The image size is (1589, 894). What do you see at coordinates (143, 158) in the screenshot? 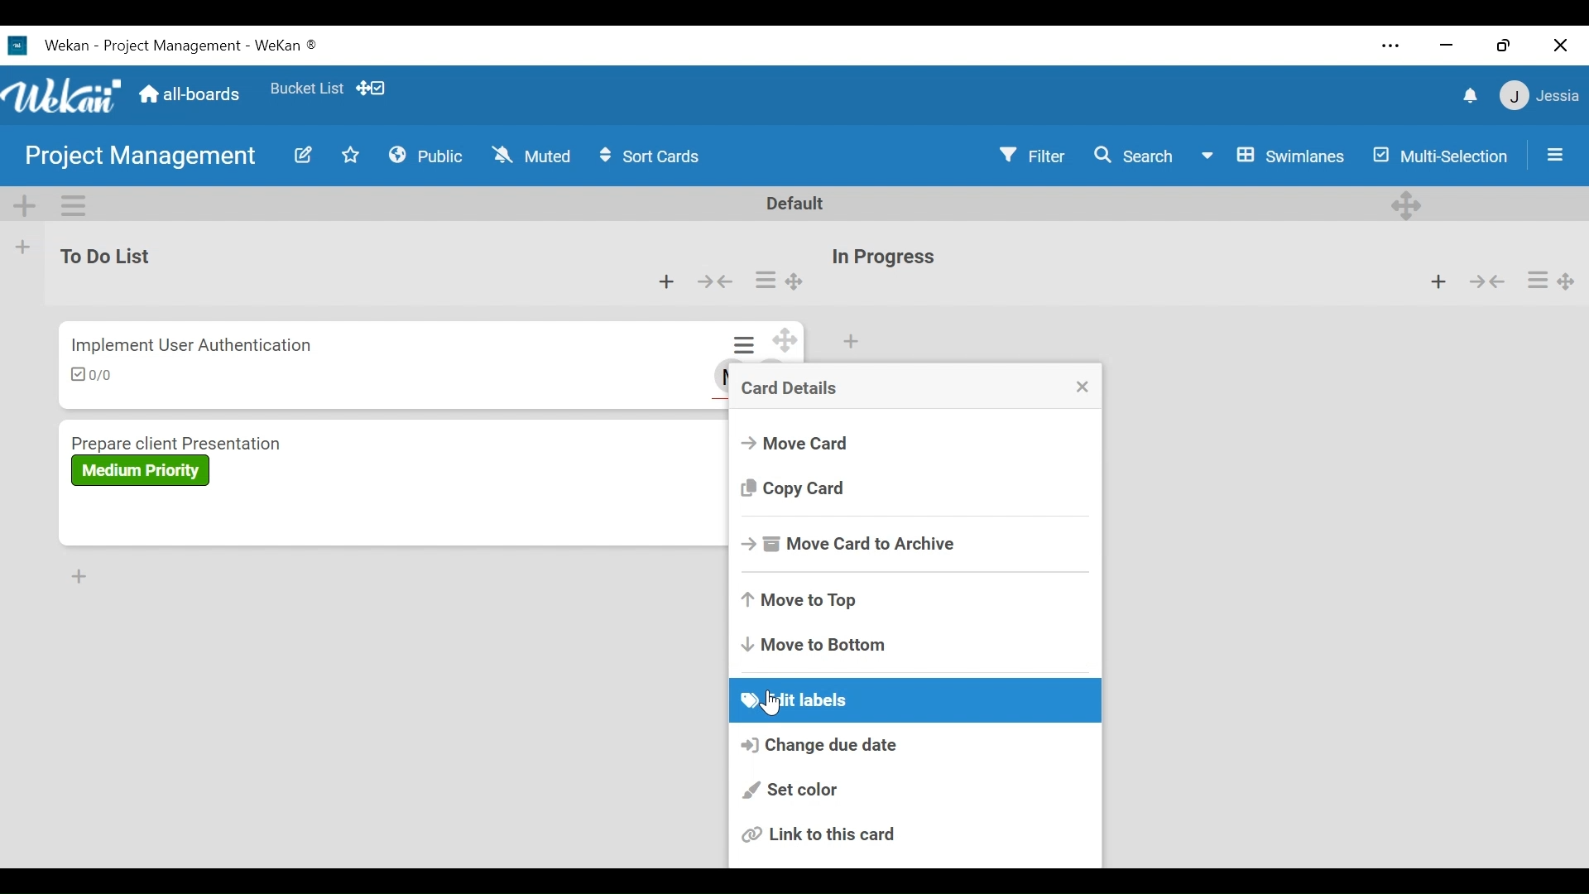
I see `Board Name` at bounding box center [143, 158].